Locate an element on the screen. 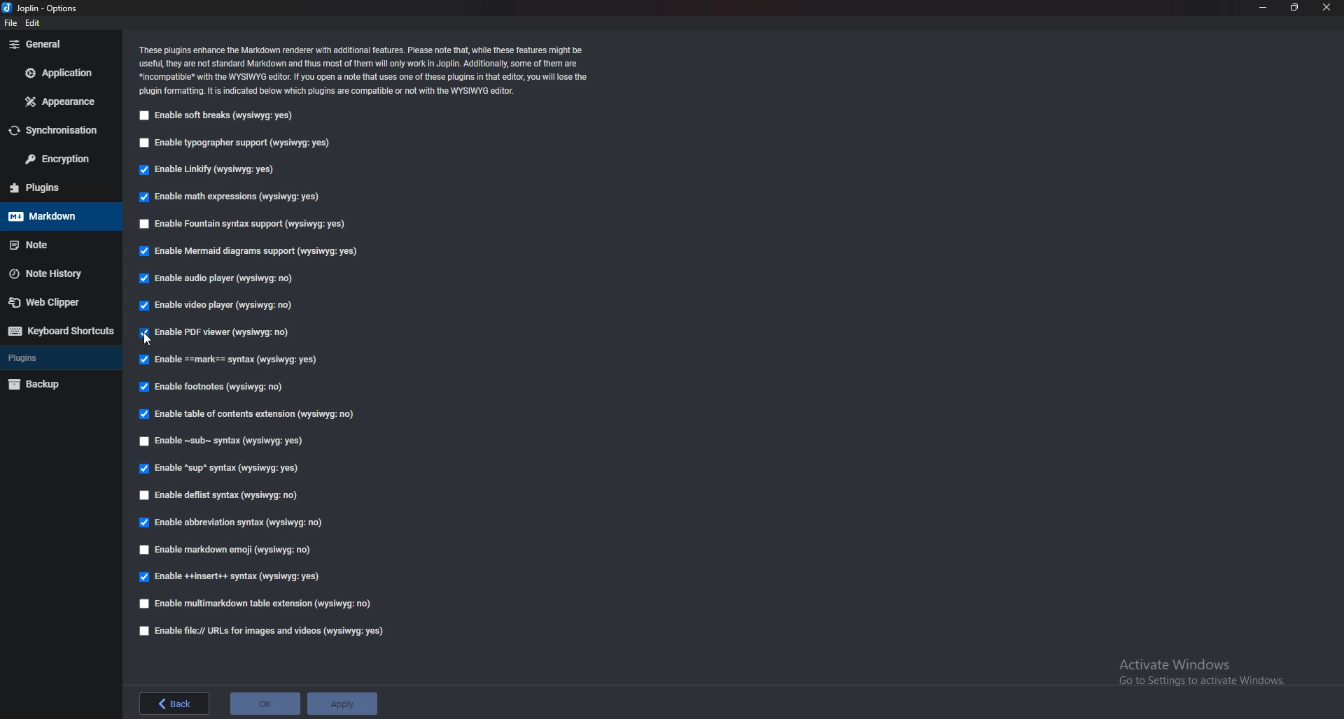 This screenshot has width=1344, height=719. Encryption is located at coordinates (56, 159).